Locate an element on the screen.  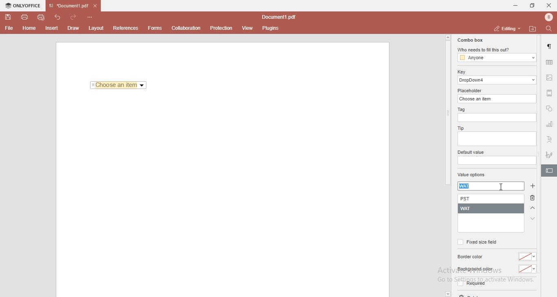
Insert is located at coordinates (52, 29).